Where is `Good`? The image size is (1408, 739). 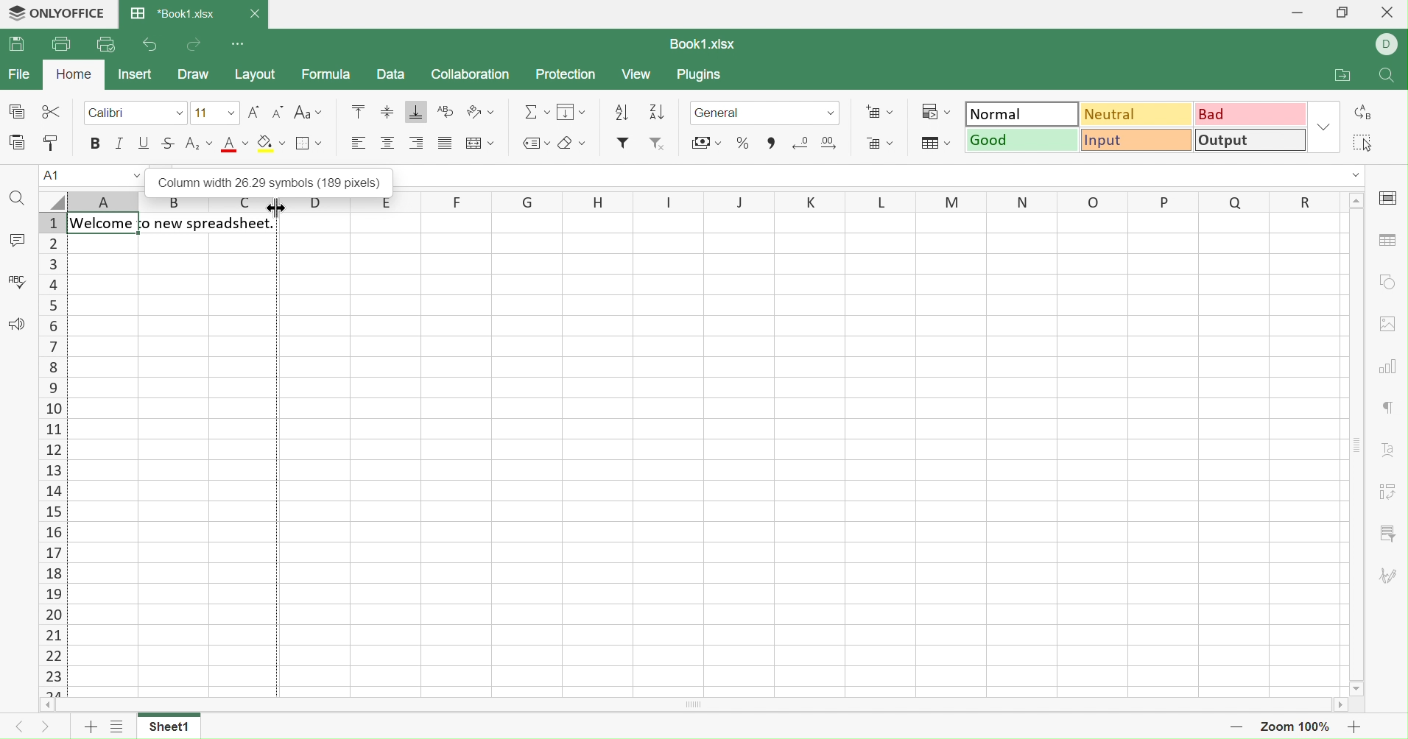 Good is located at coordinates (1023, 141).